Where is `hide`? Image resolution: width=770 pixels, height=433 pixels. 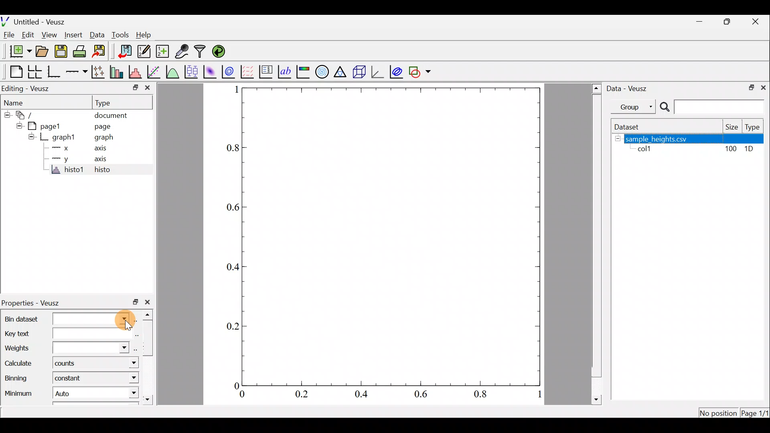
hide is located at coordinates (6, 115).